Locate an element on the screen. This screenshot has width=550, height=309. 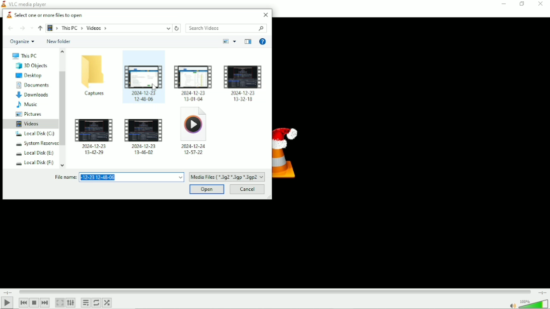
Show extended settings is located at coordinates (71, 302).